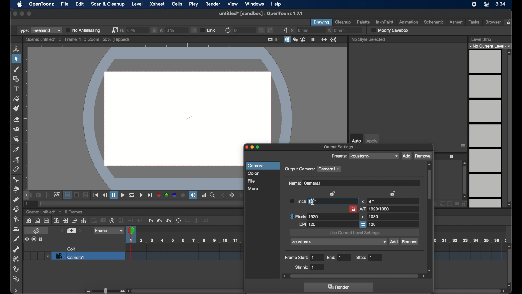 This screenshot has width=522, height=294. I want to click on canvas, so click(186, 94).